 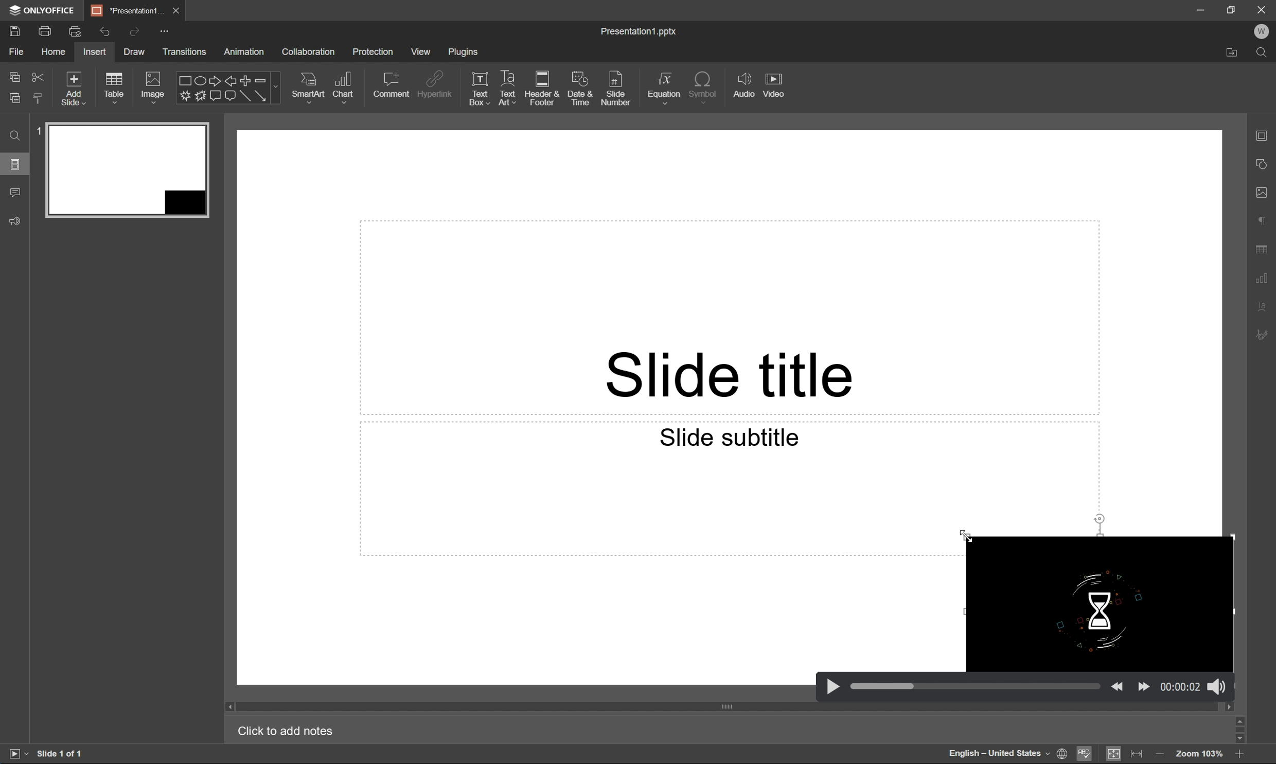 I want to click on text box, so click(x=480, y=88).